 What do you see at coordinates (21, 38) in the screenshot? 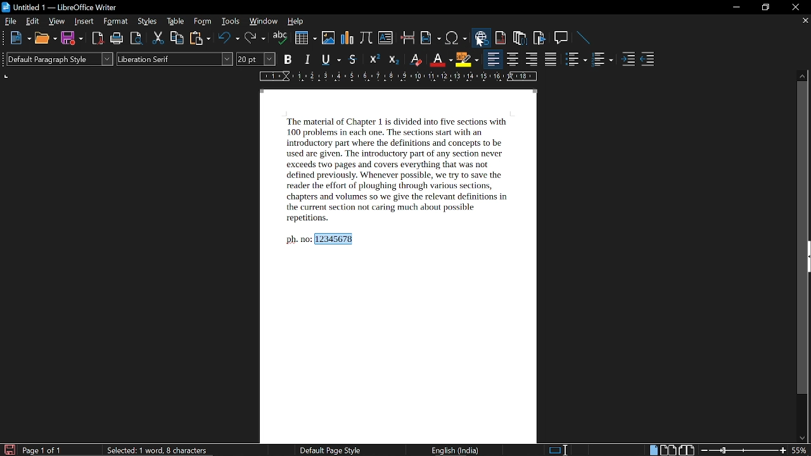
I see `new` at bounding box center [21, 38].